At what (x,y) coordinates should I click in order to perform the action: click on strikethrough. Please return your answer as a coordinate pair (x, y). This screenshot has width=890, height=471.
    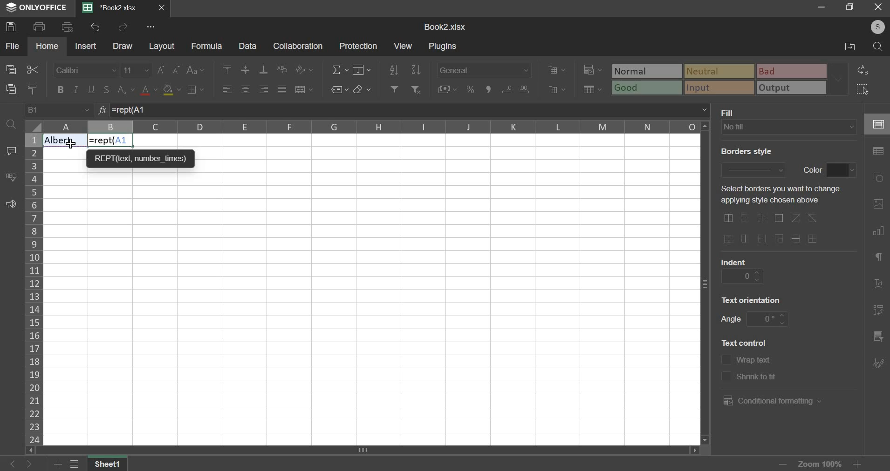
    Looking at the image, I should click on (109, 89).